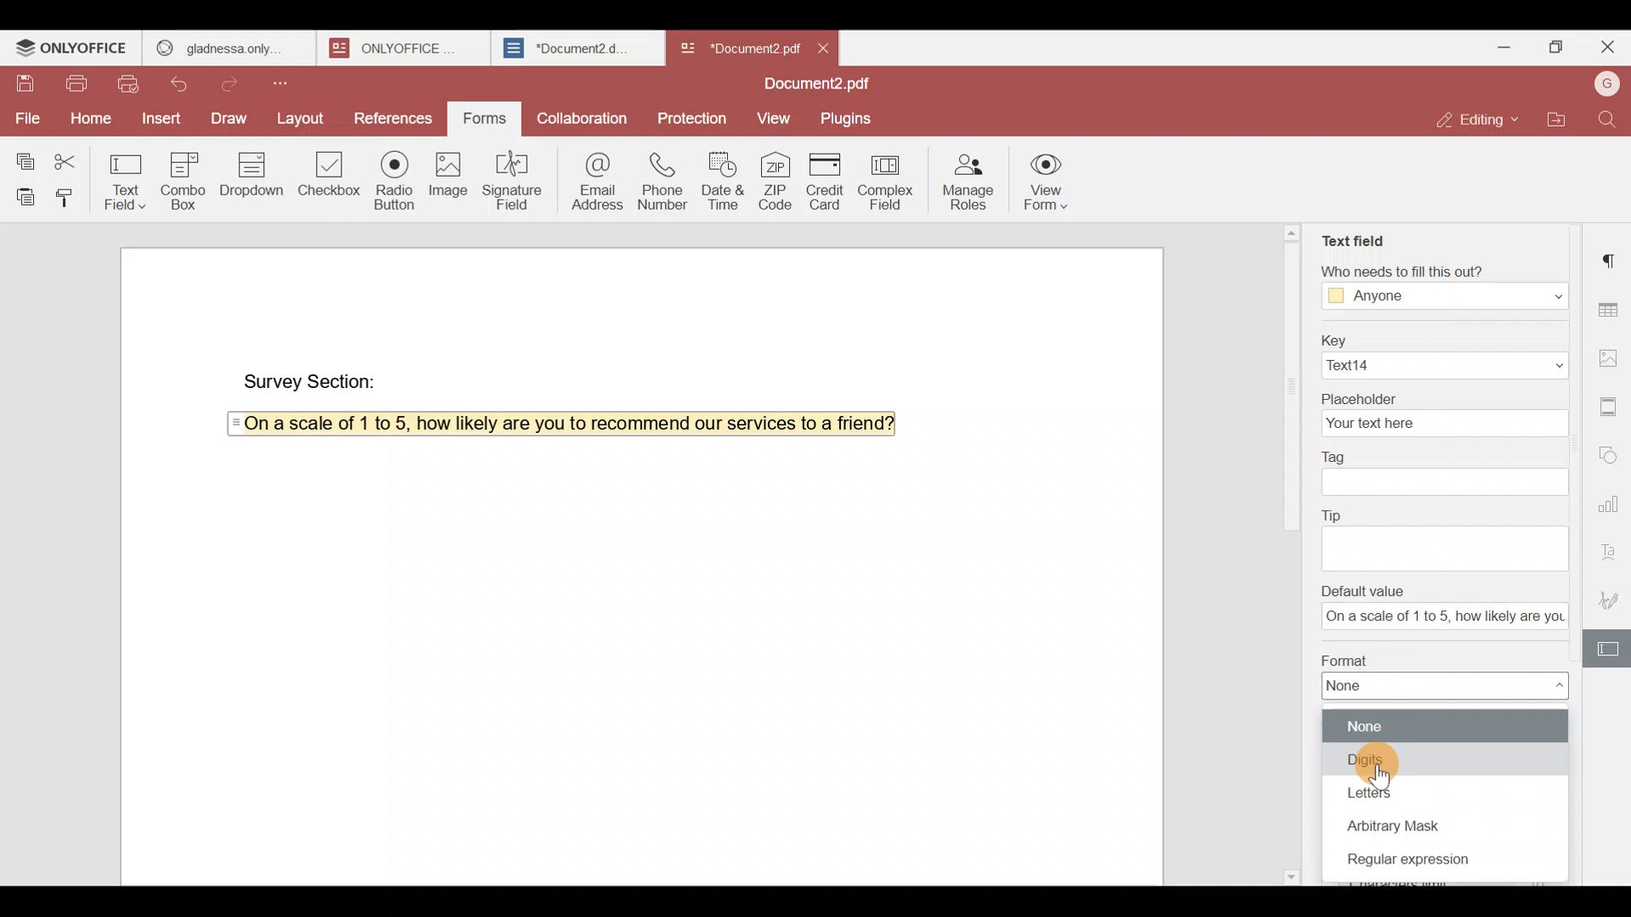 The width and height of the screenshot is (1631, 917). What do you see at coordinates (1448, 546) in the screenshot?
I see `text` at bounding box center [1448, 546].